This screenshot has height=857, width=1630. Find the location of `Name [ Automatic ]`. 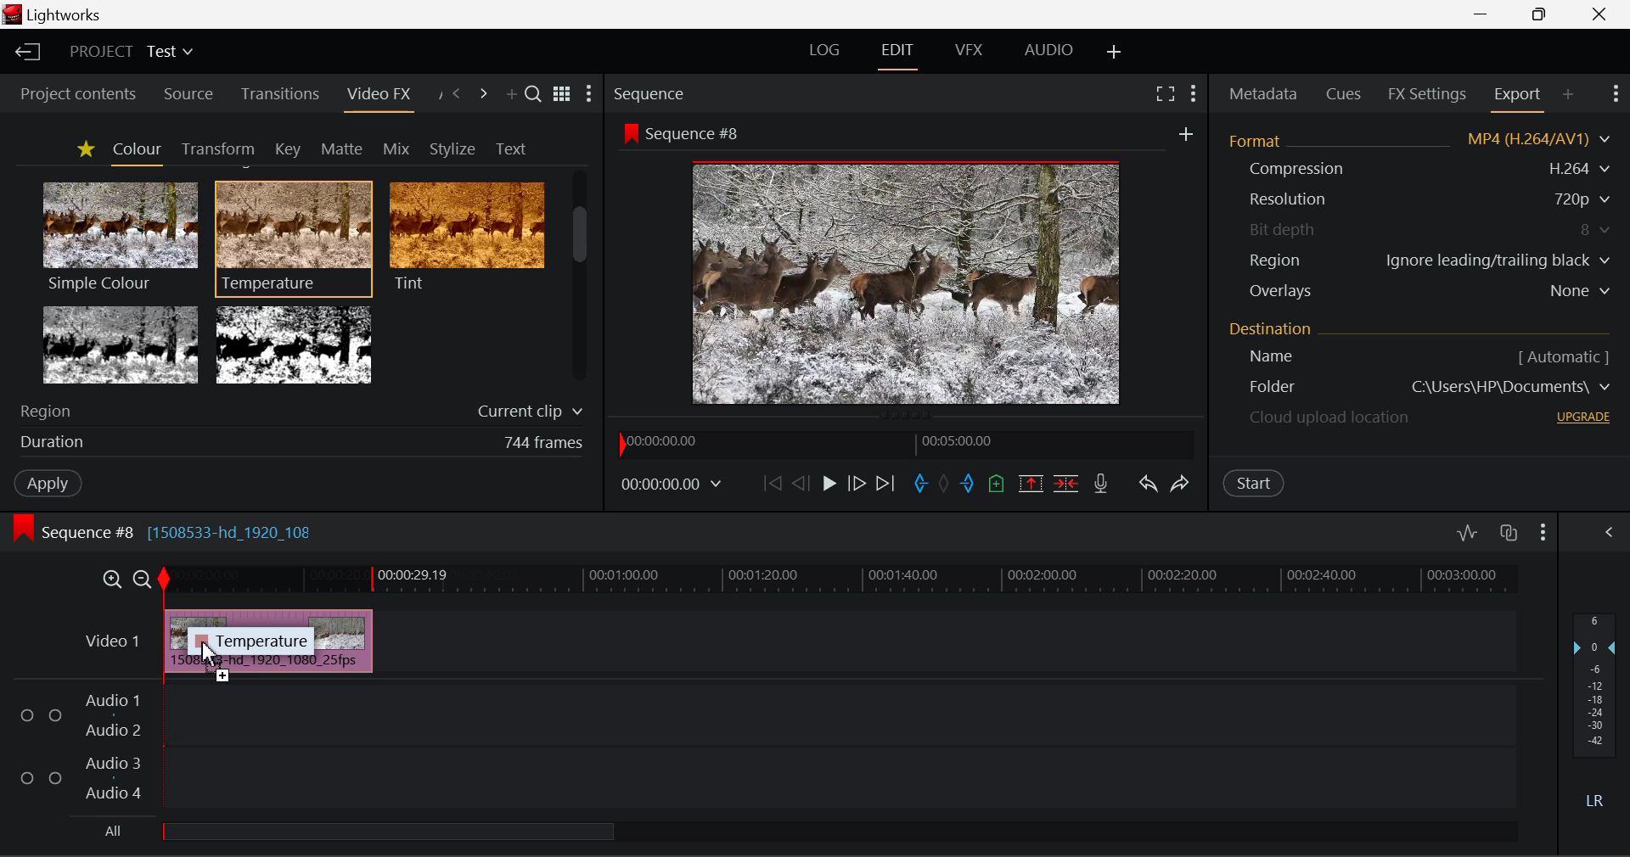

Name [ Automatic ] is located at coordinates (1265, 356).